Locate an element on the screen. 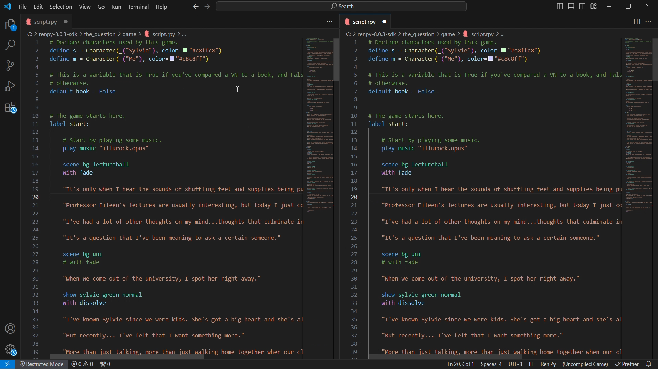 The width and height of the screenshot is (658, 369). Back is located at coordinates (194, 7).